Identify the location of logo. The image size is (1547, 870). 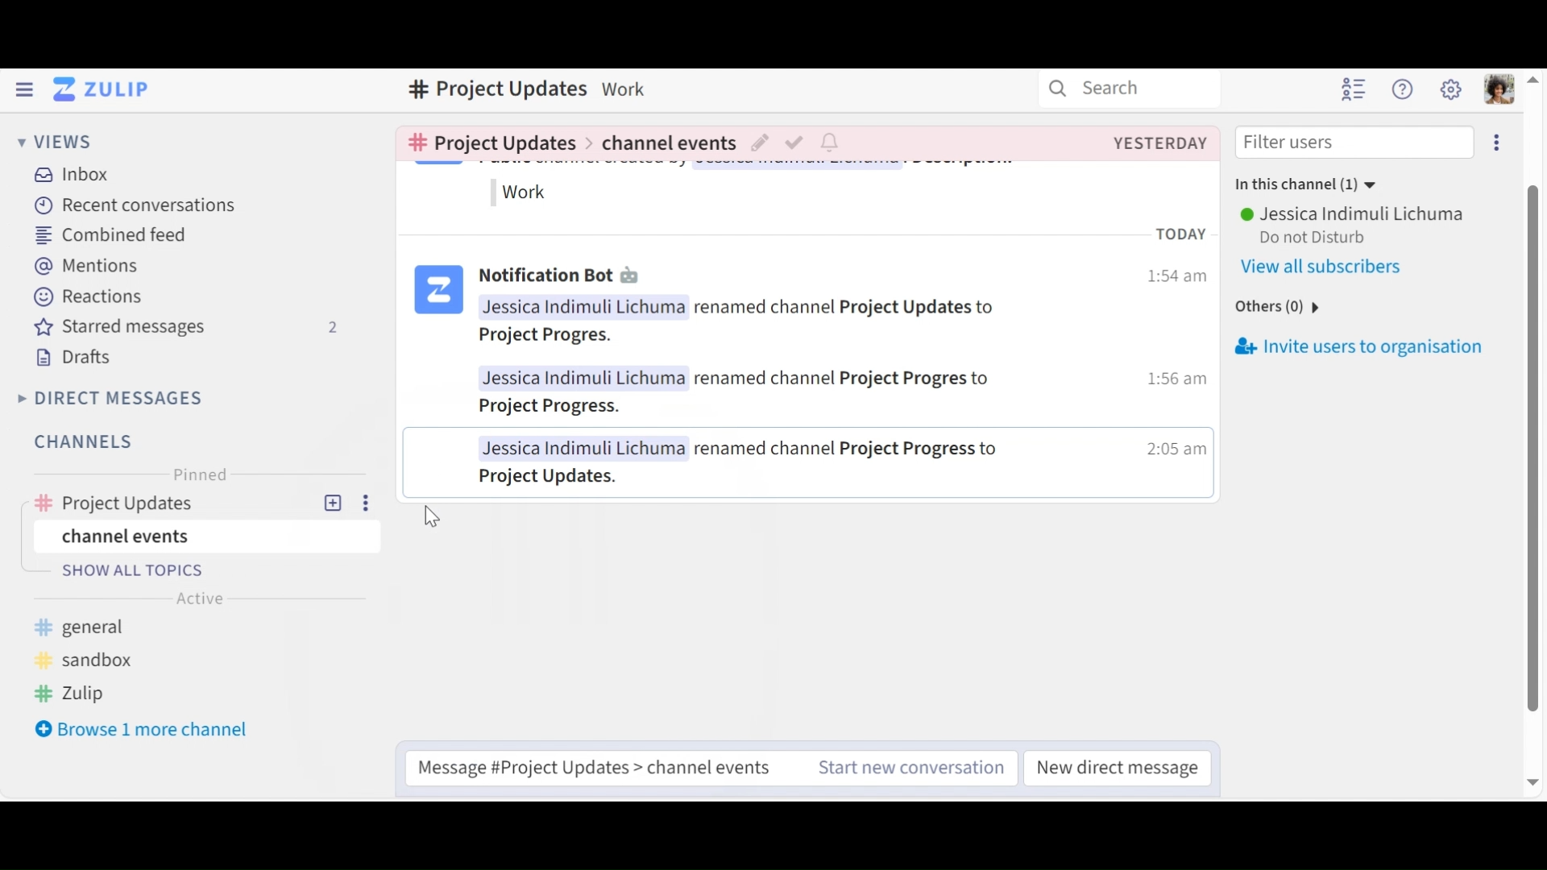
(438, 292).